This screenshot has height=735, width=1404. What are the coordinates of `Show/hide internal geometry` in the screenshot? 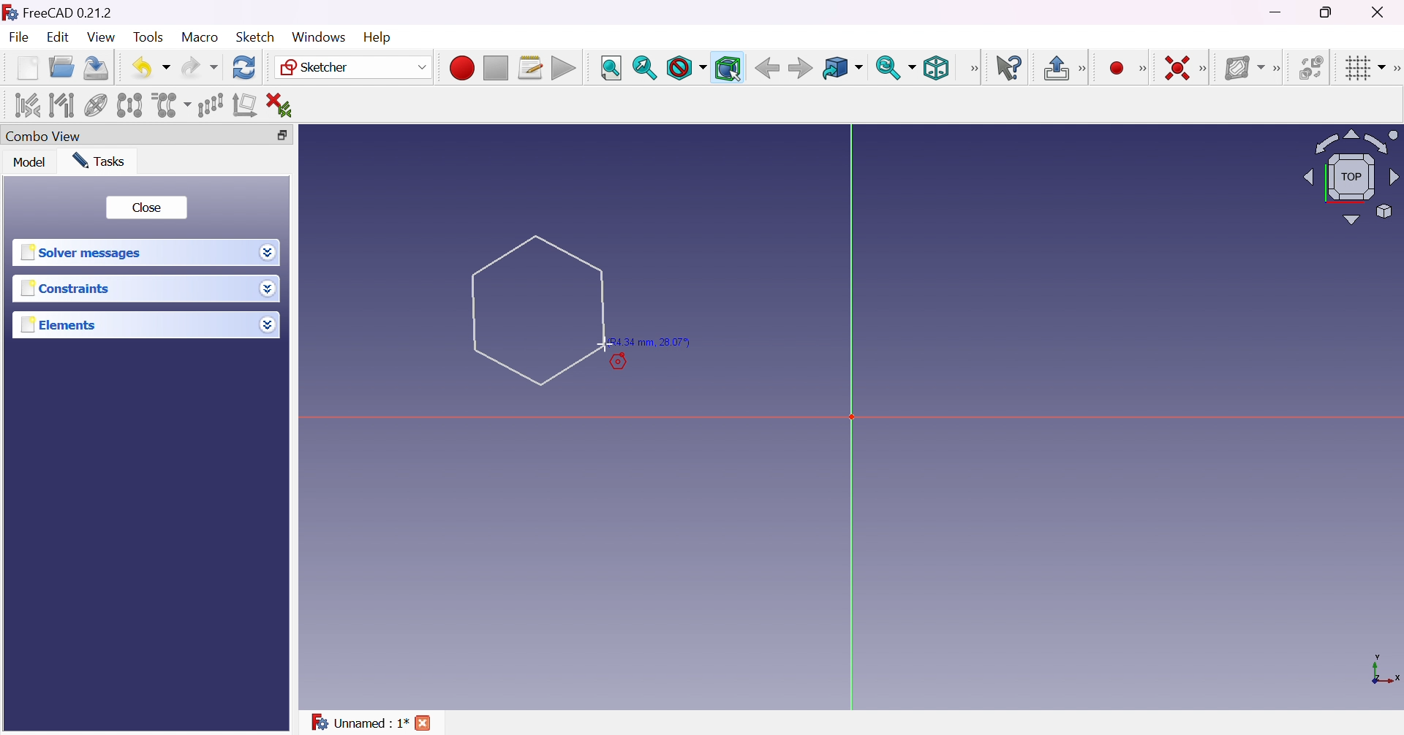 It's located at (97, 107).